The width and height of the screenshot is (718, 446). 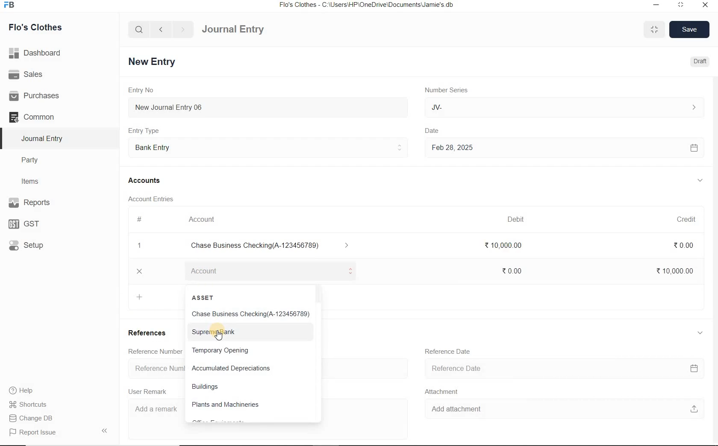 I want to click on Accumulated Depreciations, so click(x=231, y=369).